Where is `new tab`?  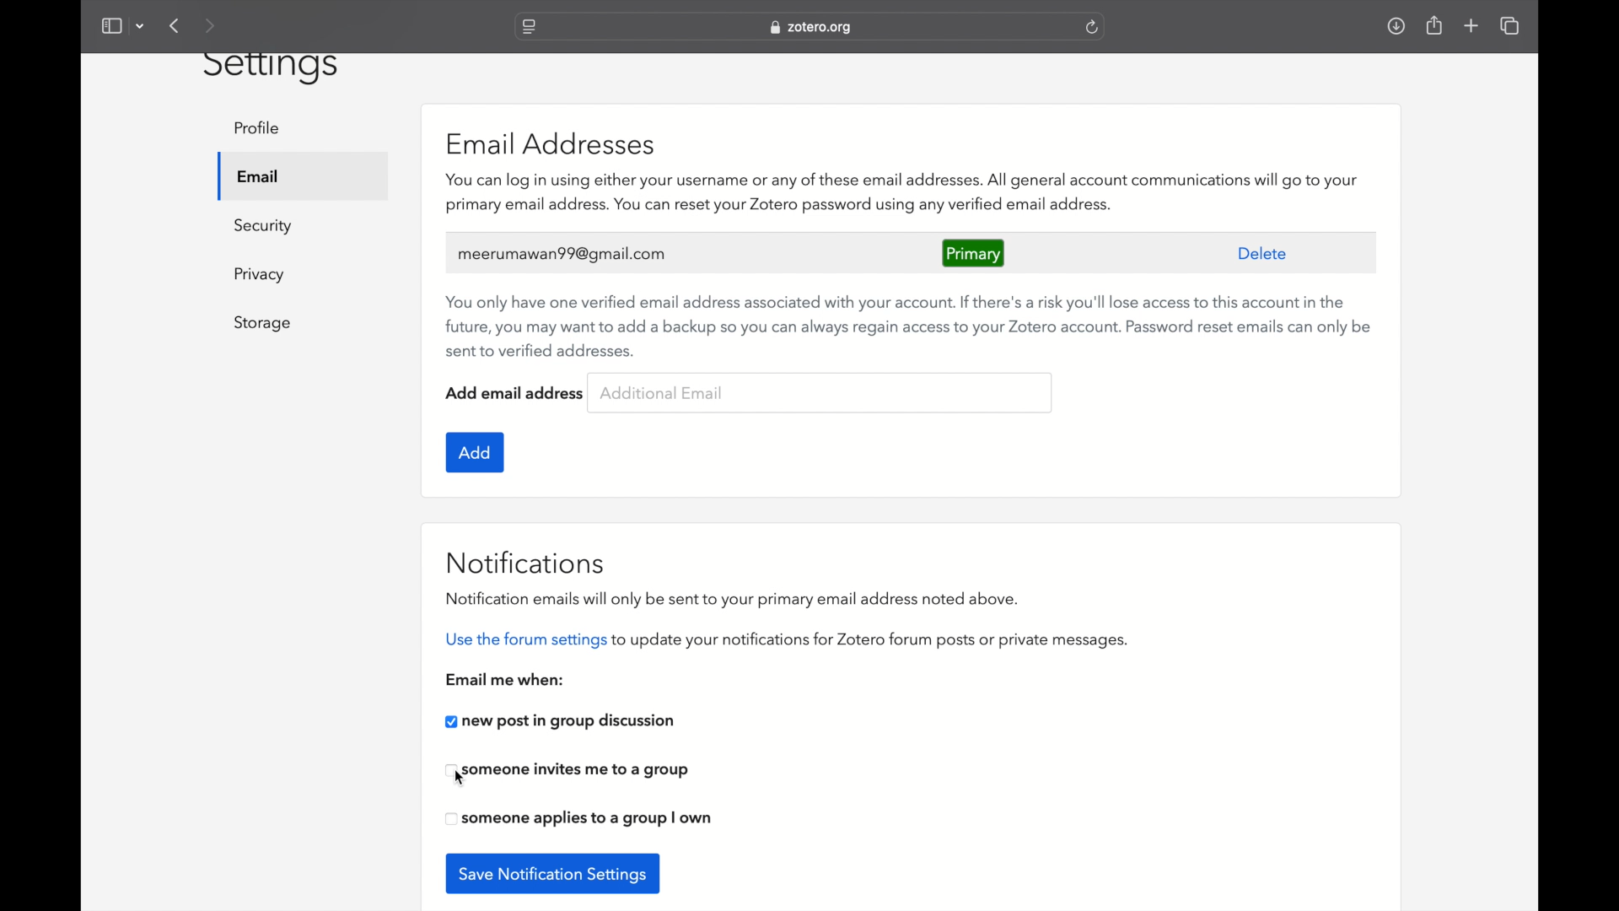
new tab is located at coordinates (1471, 25).